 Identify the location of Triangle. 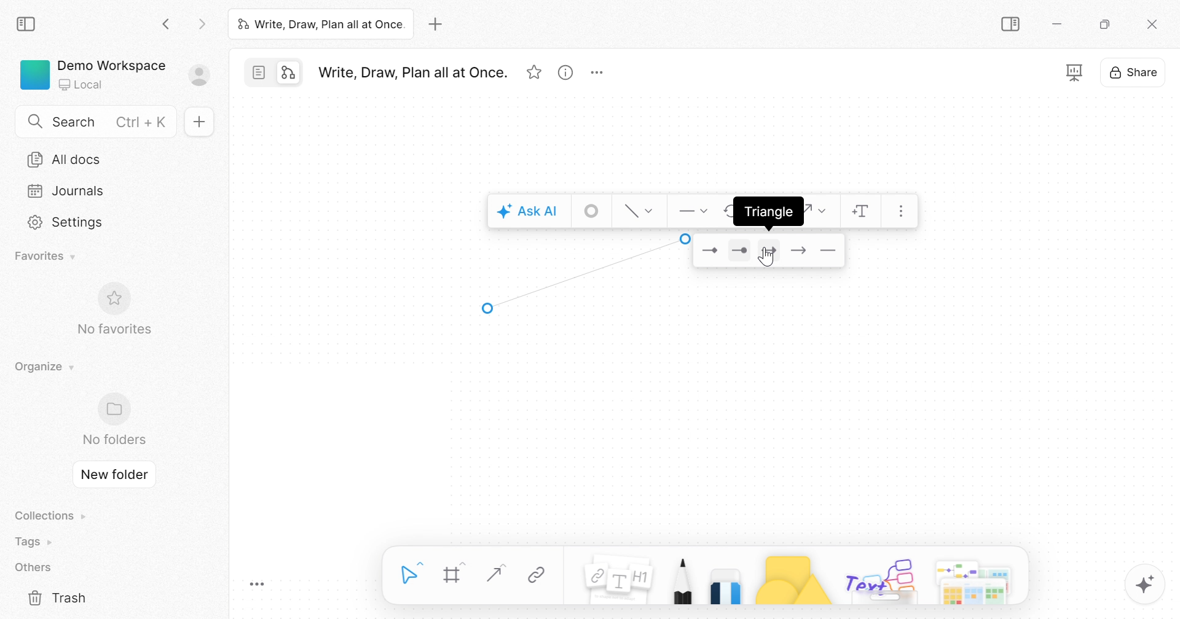
(768, 212).